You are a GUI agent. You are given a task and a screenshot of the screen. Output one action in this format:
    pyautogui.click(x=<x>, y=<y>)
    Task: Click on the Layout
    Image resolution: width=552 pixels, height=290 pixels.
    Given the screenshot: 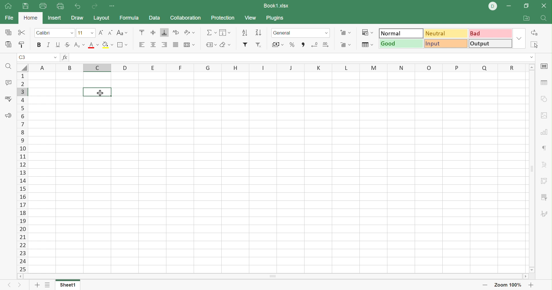 What is the action you would take?
    pyautogui.click(x=102, y=18)
    